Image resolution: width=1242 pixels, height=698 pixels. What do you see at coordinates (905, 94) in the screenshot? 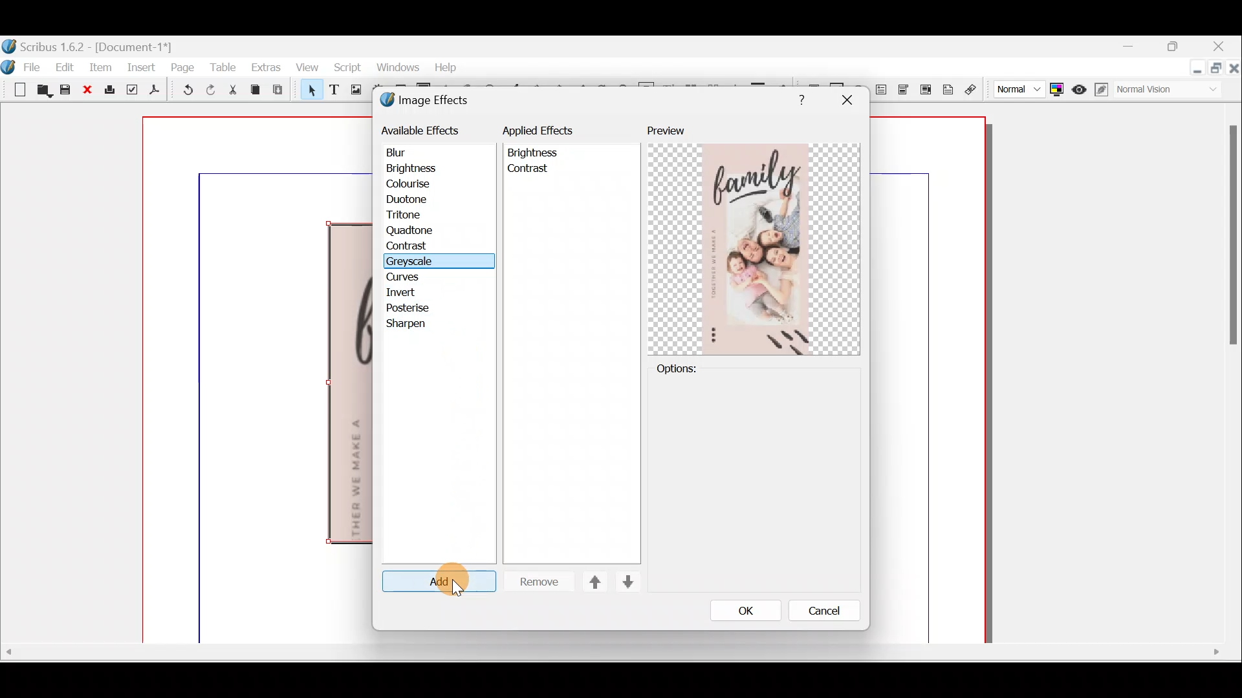
I see `PDF combo box` at bounding box center [905, 94].